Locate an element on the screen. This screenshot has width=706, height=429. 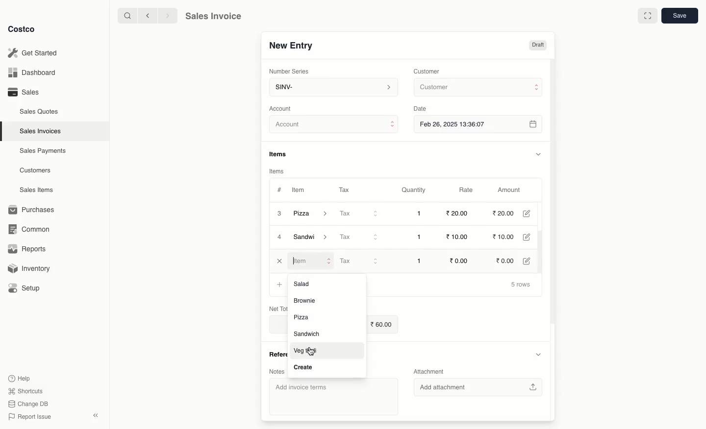
Add is located at coordinates (279, 284).